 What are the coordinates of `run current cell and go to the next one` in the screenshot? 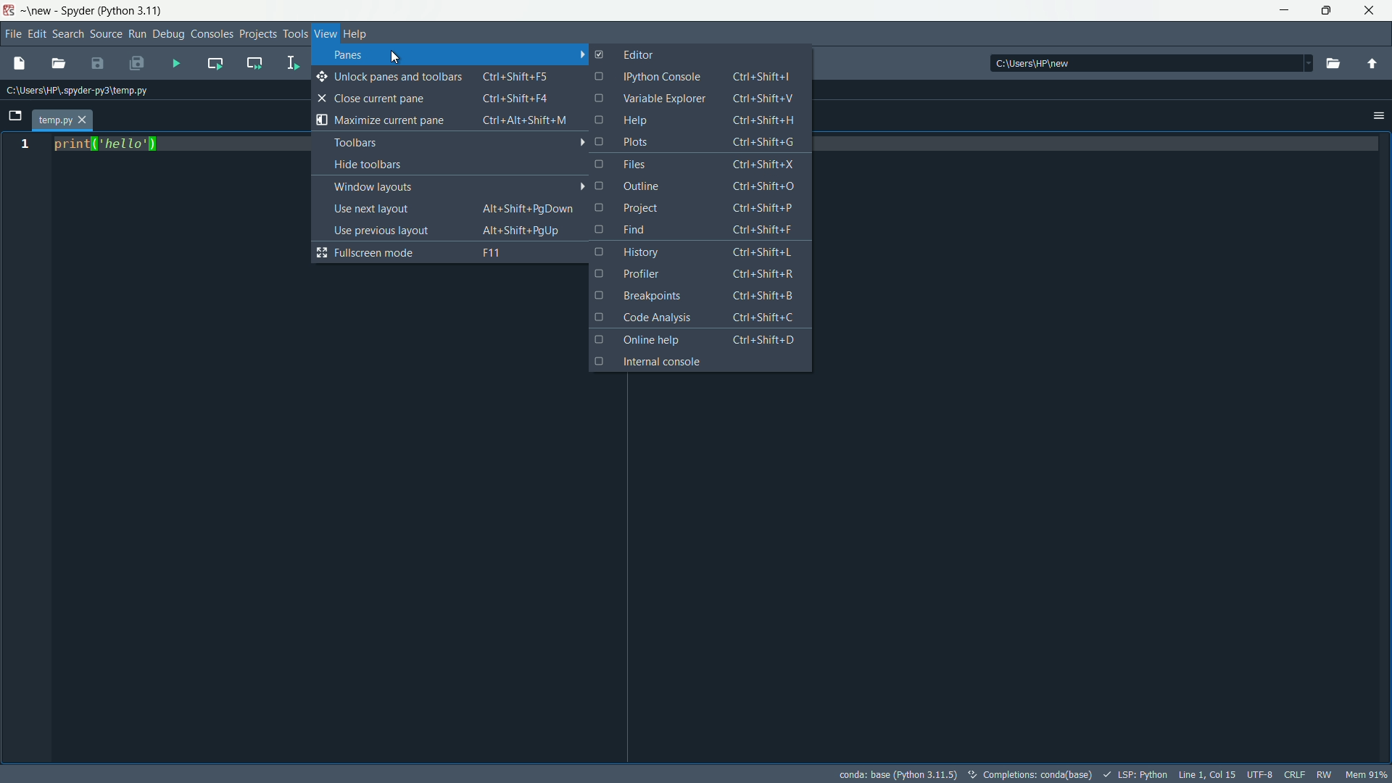 It's located at (255, 62).